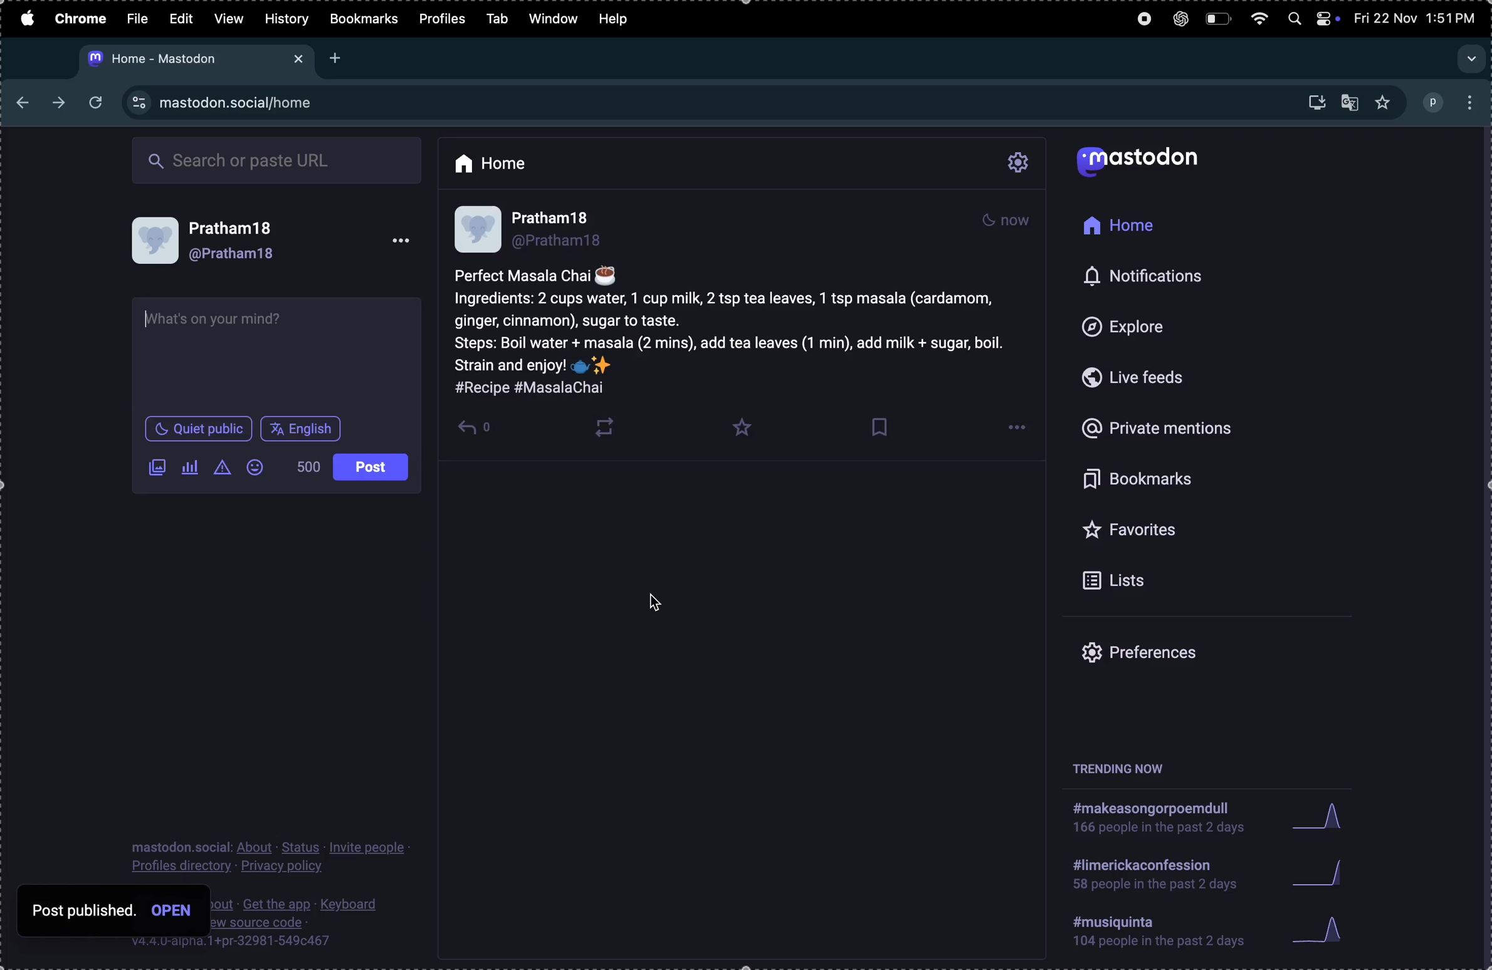 This screenshot has height=970, width=1492. Describe the element at coordinates (219, 467) in the screenshot. I see `content warning` at that location.